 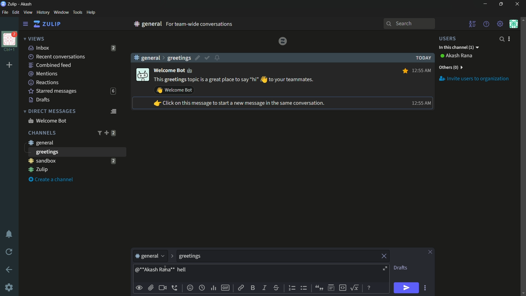 I want to click on Star, so click(x=404, y=71).